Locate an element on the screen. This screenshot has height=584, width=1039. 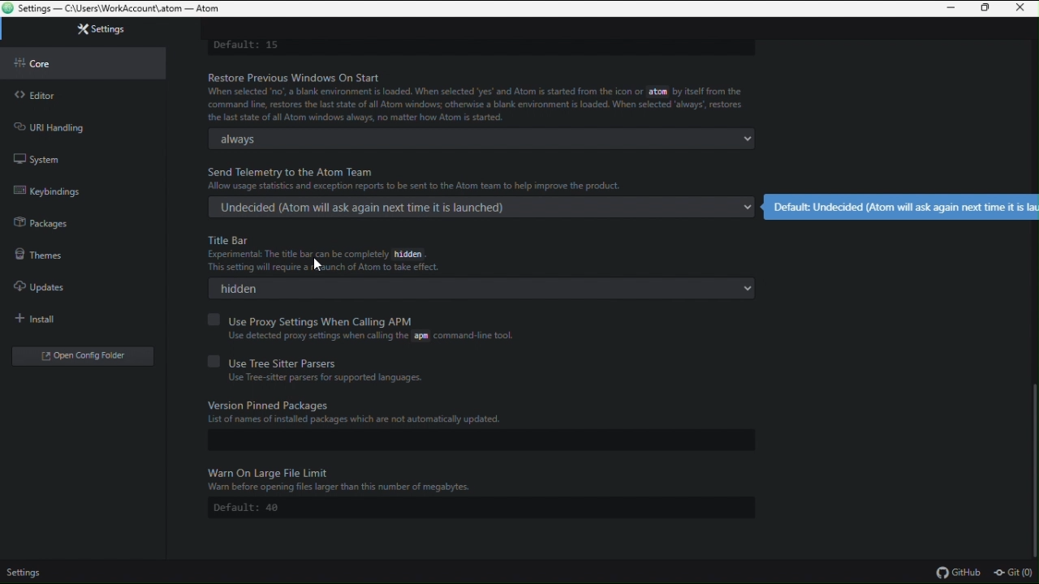
install is located at coordinates (75, 315).